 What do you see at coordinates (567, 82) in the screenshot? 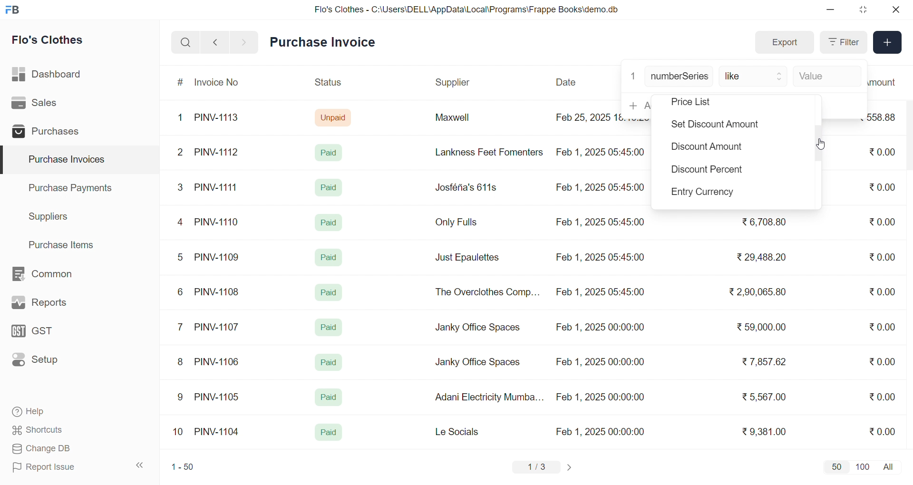
I see `Date` at bounding box center [567, 82].